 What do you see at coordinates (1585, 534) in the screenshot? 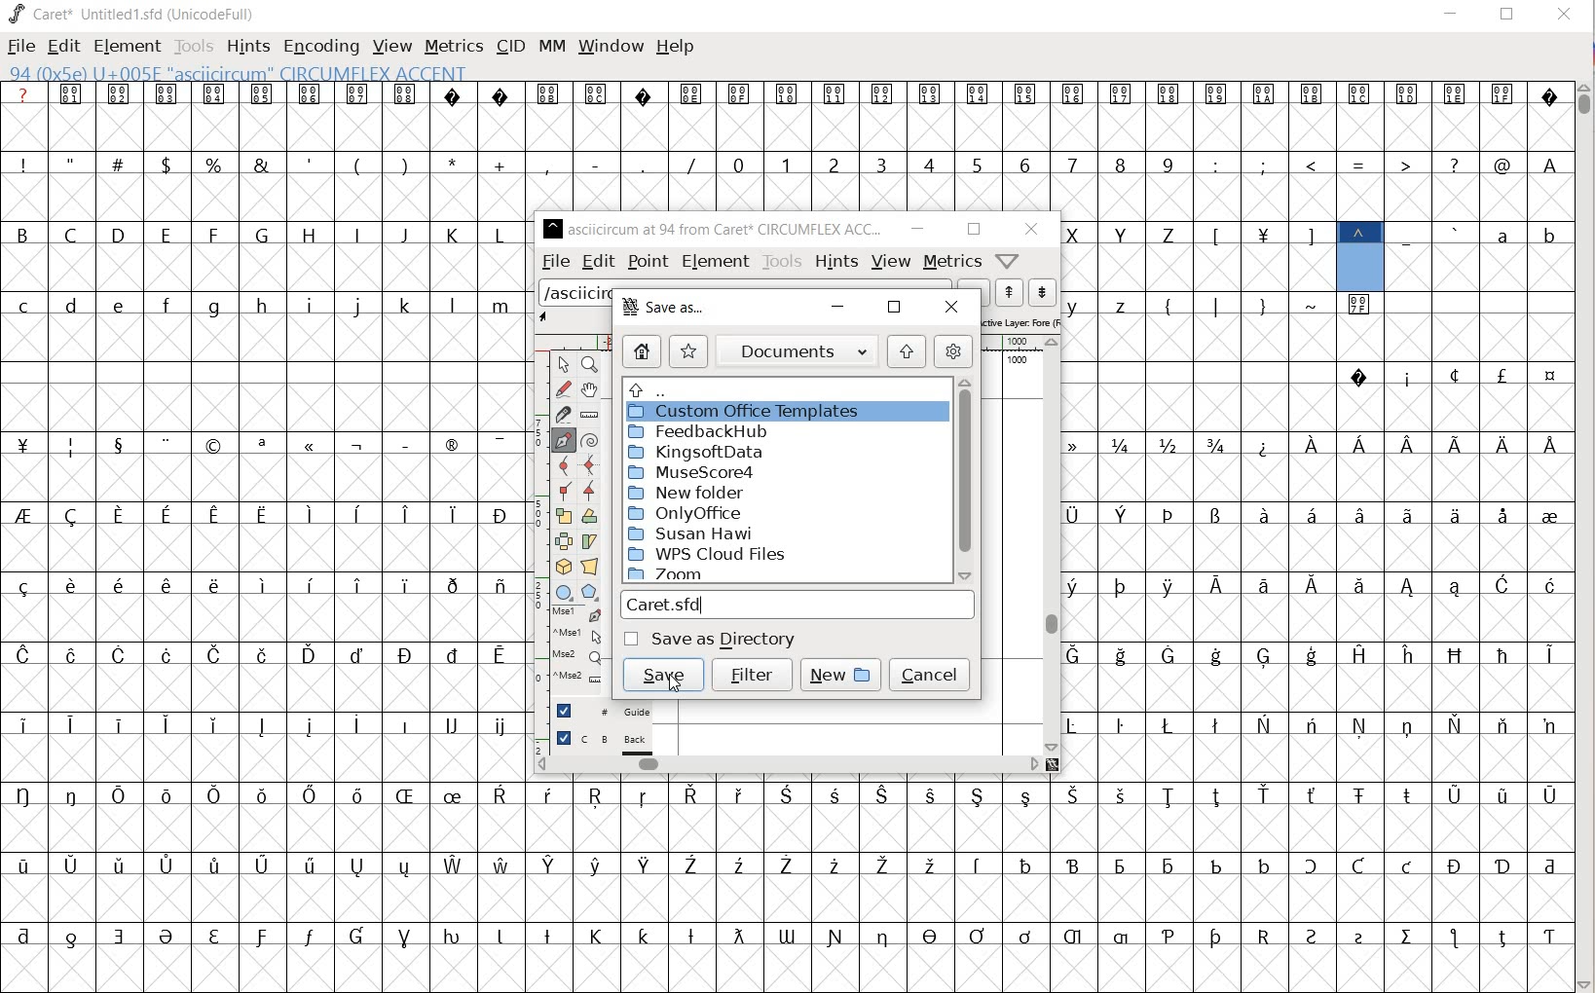
I see `SCROLLBAR` at bounding box center [1585, 534].